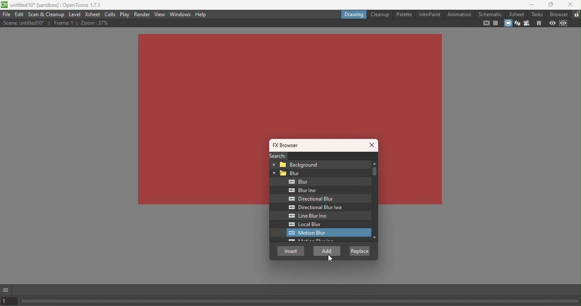 Image resolution: width=581 pixels, height=306 pixels. I want to click on Animation, so click(459, 14).